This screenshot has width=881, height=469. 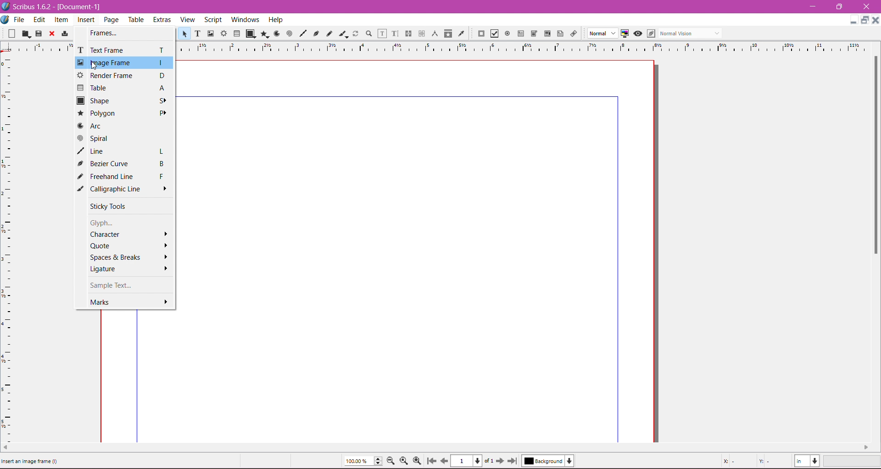 I want to click on Select the current unit, so click(x=807, y=461).